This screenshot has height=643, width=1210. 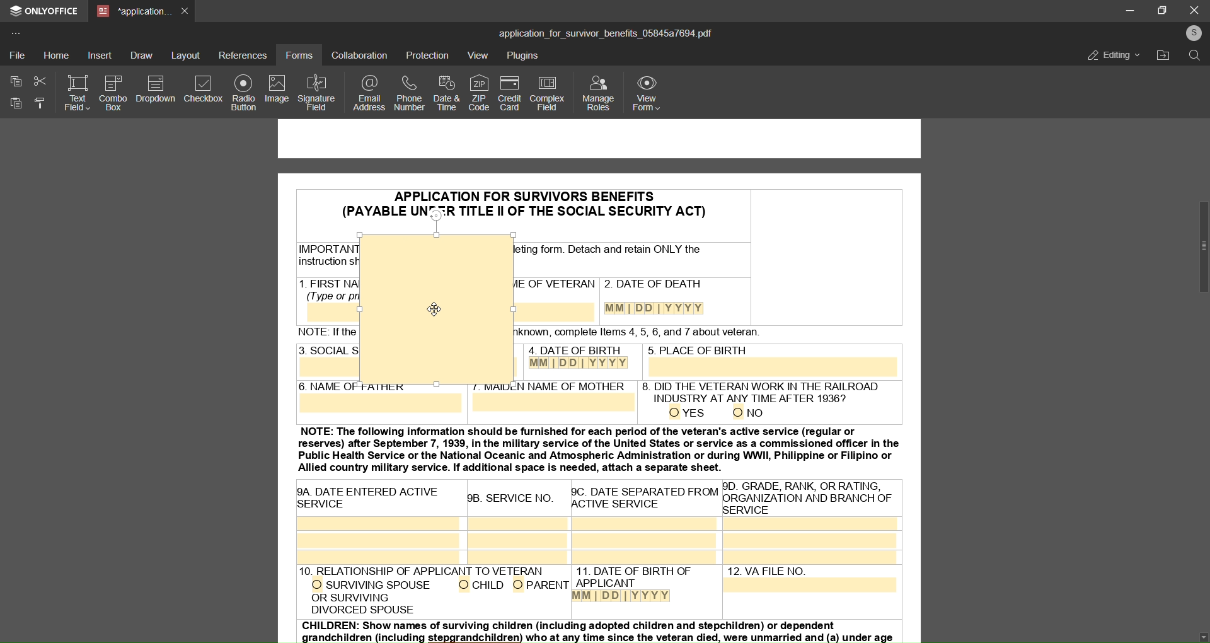 I want to click on close, so click(x=1194, y=9).